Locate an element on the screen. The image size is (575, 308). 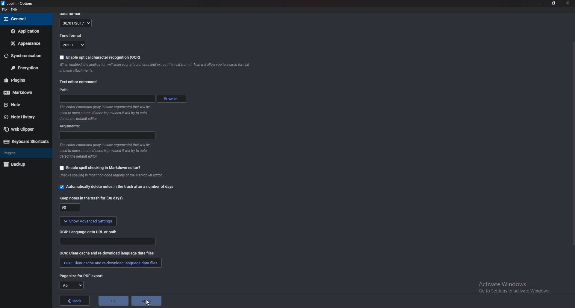
Application is located at coordinates (26, 31).